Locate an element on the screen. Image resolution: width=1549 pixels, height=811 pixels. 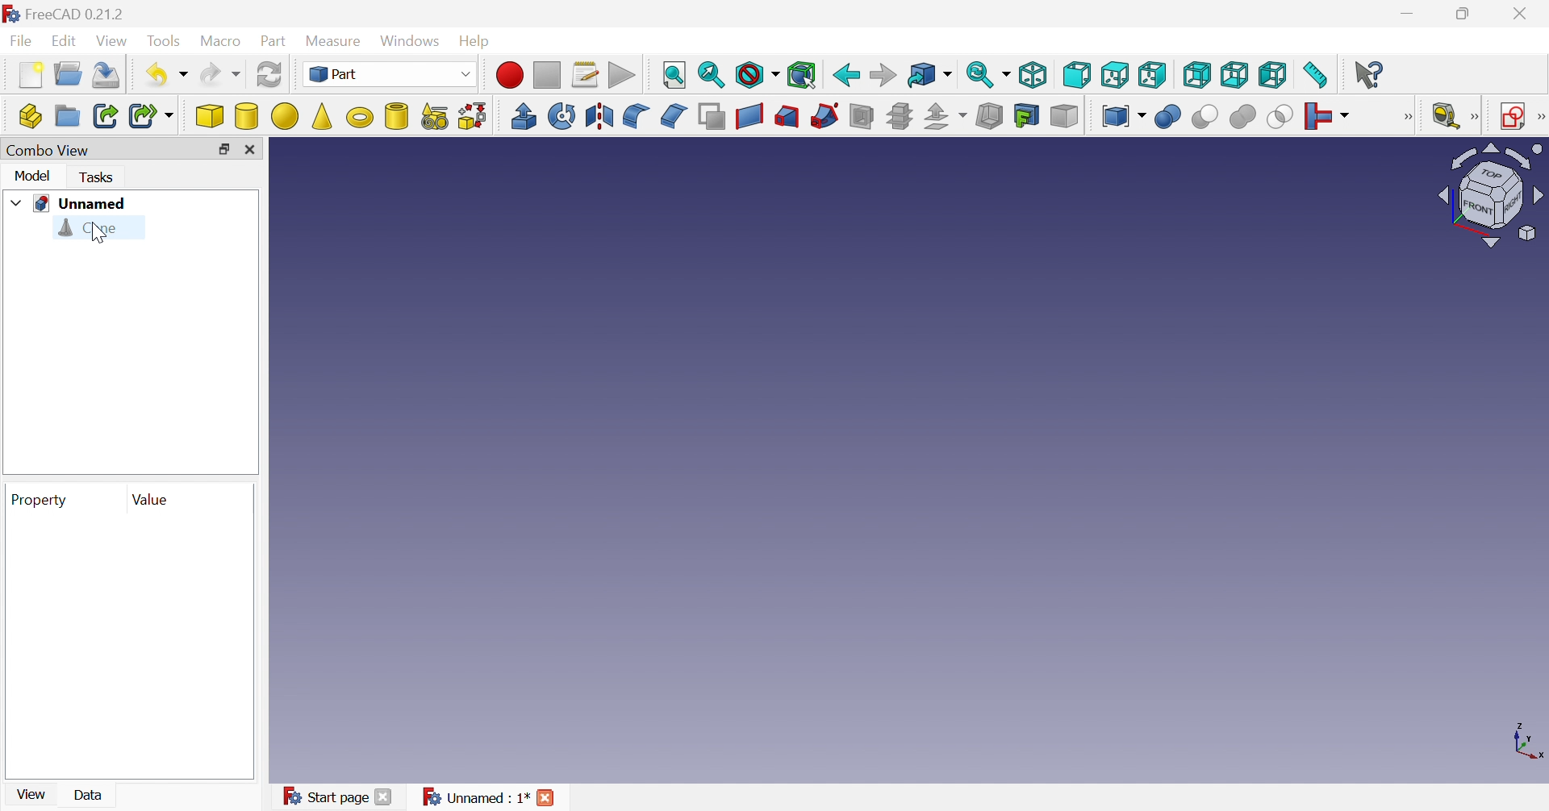
Offset: is located at coordinates (946, 117).